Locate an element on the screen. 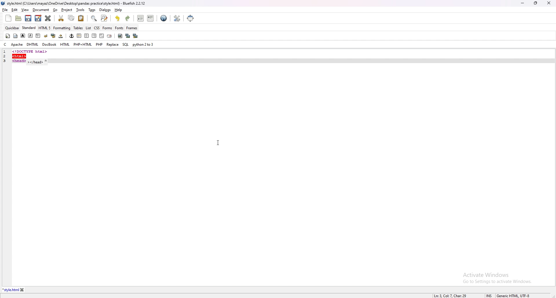 The width and height of the screenshot is (556, 298). help is located at coordinates (118, 10).